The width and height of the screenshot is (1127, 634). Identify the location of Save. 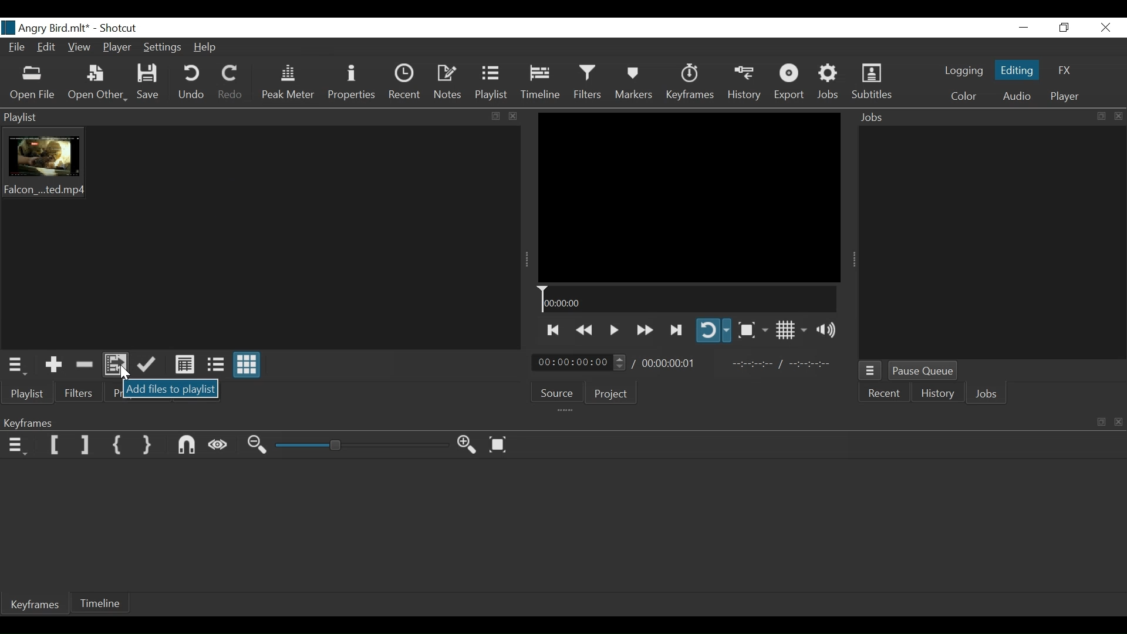
(149, 82).